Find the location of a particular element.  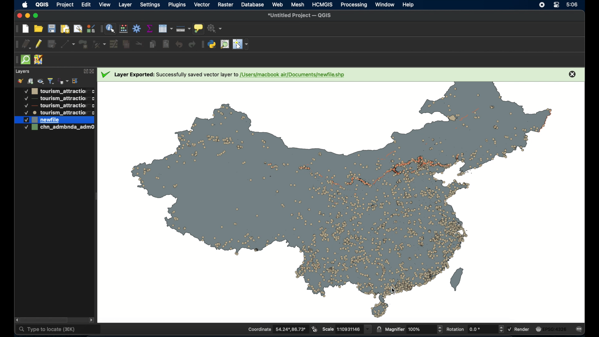

close is located at coordinates (18, 16).